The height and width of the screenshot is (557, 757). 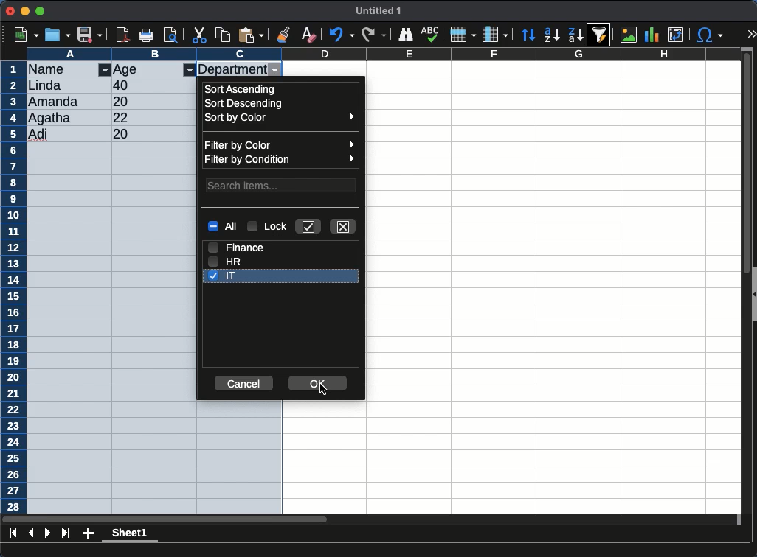 I want to click on rows, so click(x=462, y=35).